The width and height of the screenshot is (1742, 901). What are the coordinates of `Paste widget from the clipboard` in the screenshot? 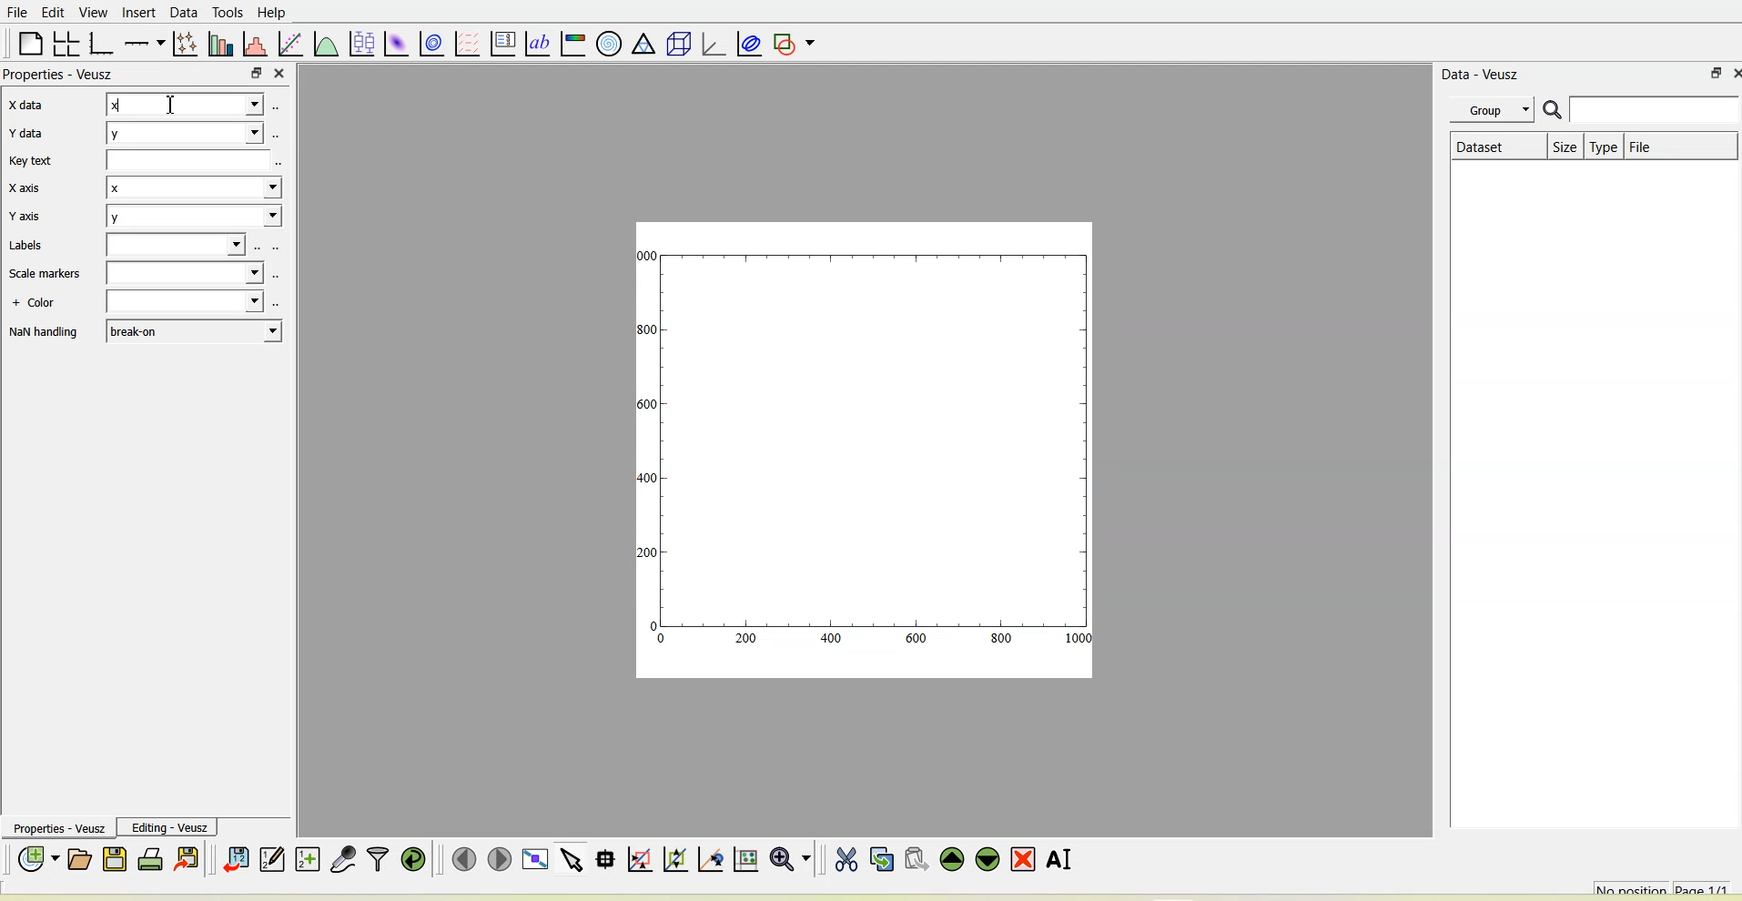 It's located at (917, 860).